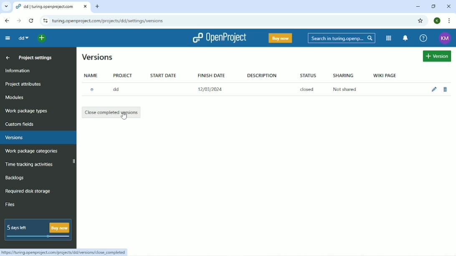 This screenshot has height=256, width=456. What do you see at coordinates (26, 111) in the screenshot?
I see `Work package types` at bounding box center [26, 111].